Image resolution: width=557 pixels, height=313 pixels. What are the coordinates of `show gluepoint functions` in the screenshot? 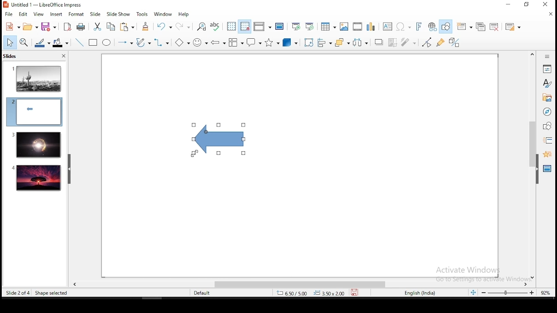 It's located at (443, 42).